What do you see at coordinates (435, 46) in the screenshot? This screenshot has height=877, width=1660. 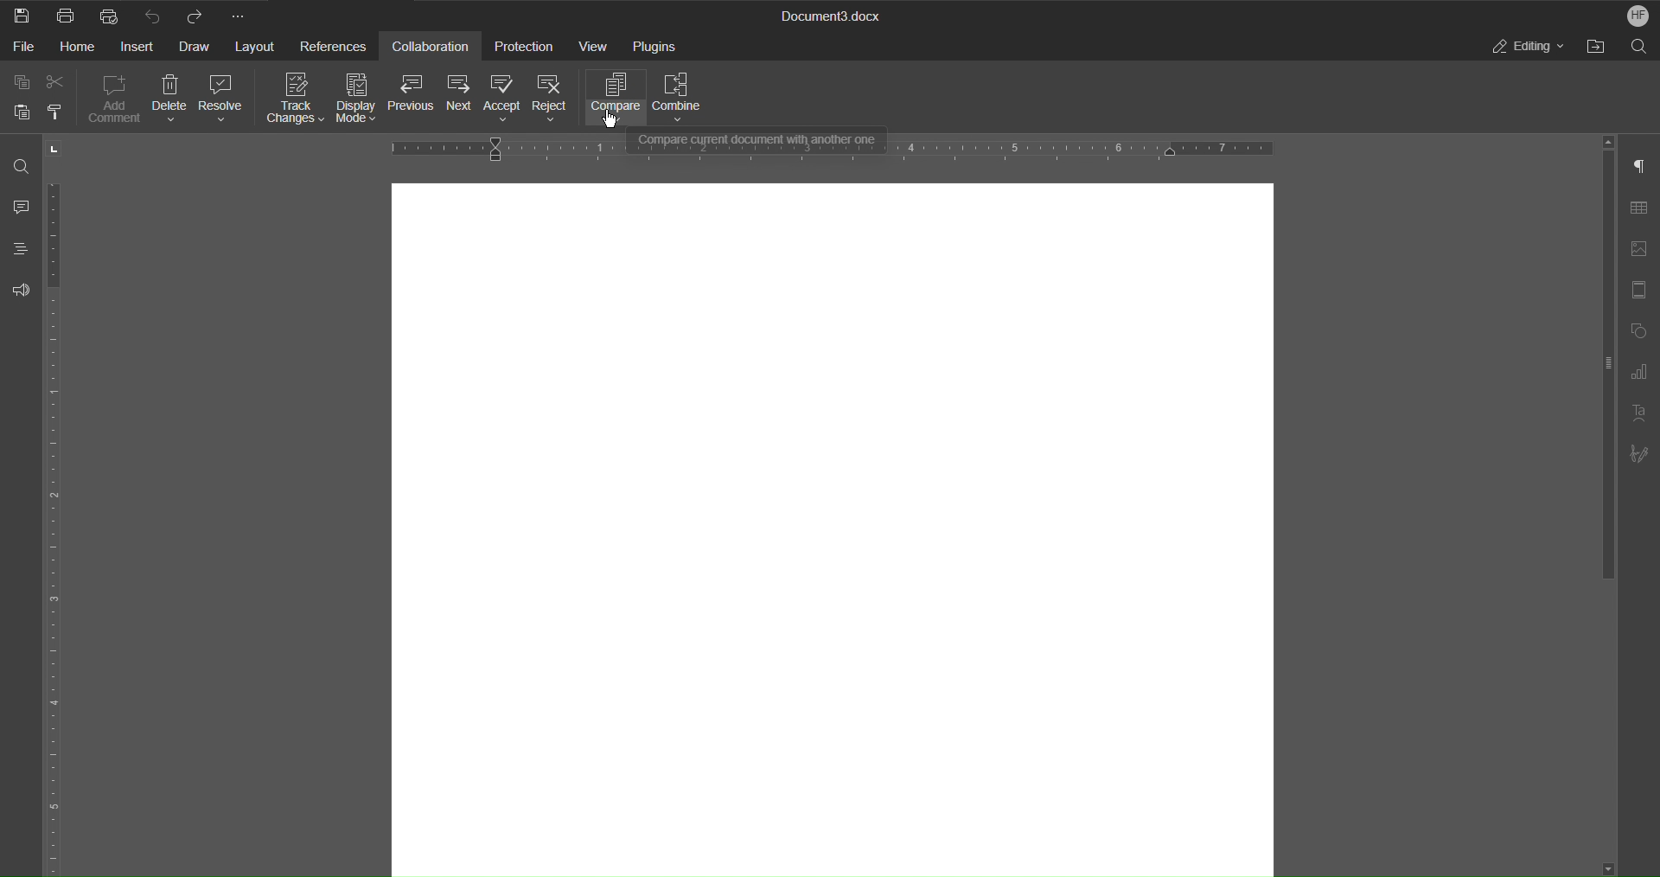 I see `Collaboration` at bounding box center [435, 46].